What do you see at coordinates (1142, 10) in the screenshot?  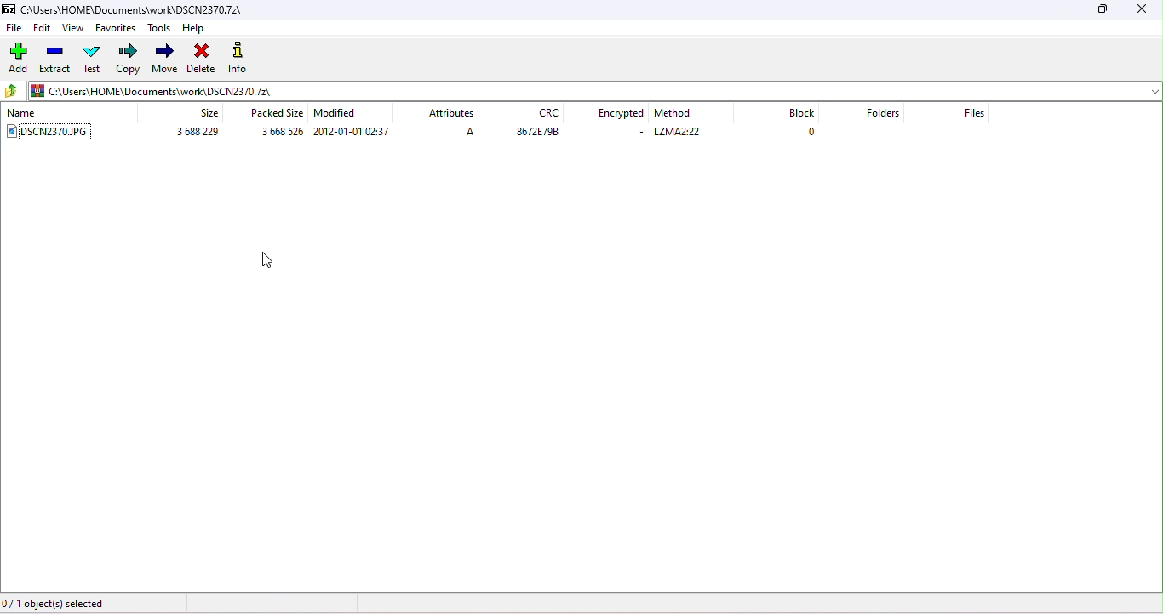 I see `close` at bounding box center [1142, 10].